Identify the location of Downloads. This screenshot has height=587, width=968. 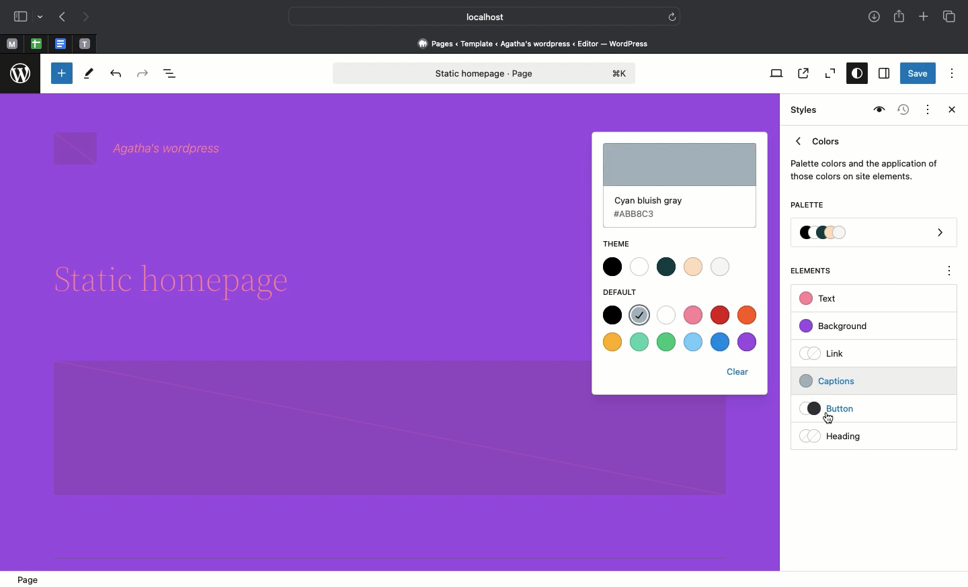
(875, 18).